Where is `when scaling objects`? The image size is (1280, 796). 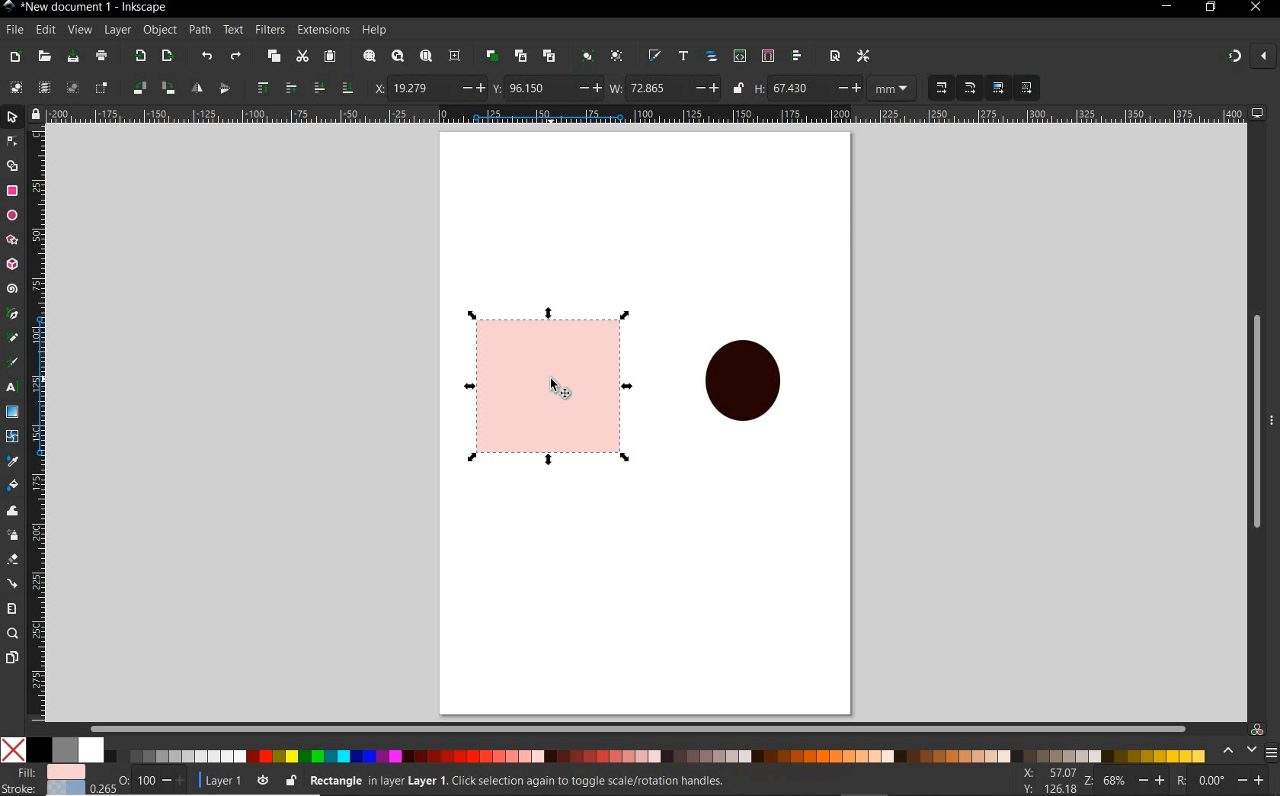 when scaling objects is located at coordinates (941, 88).